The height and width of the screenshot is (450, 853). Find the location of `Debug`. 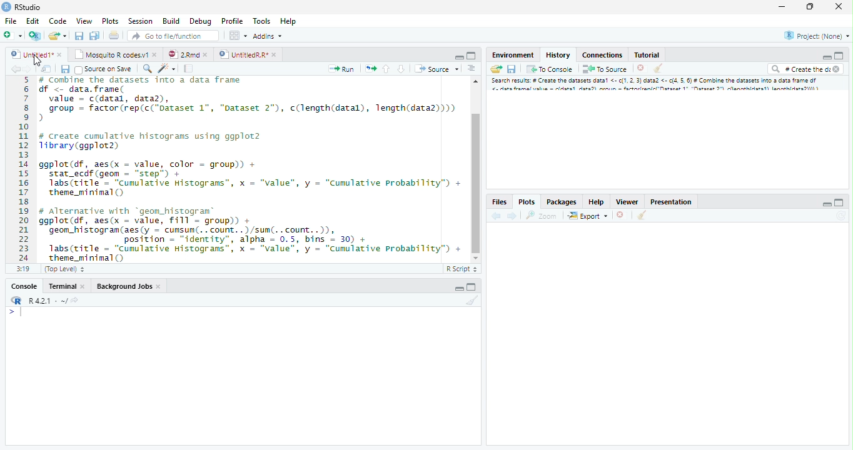

Debug is located at coordinates (218, 21).